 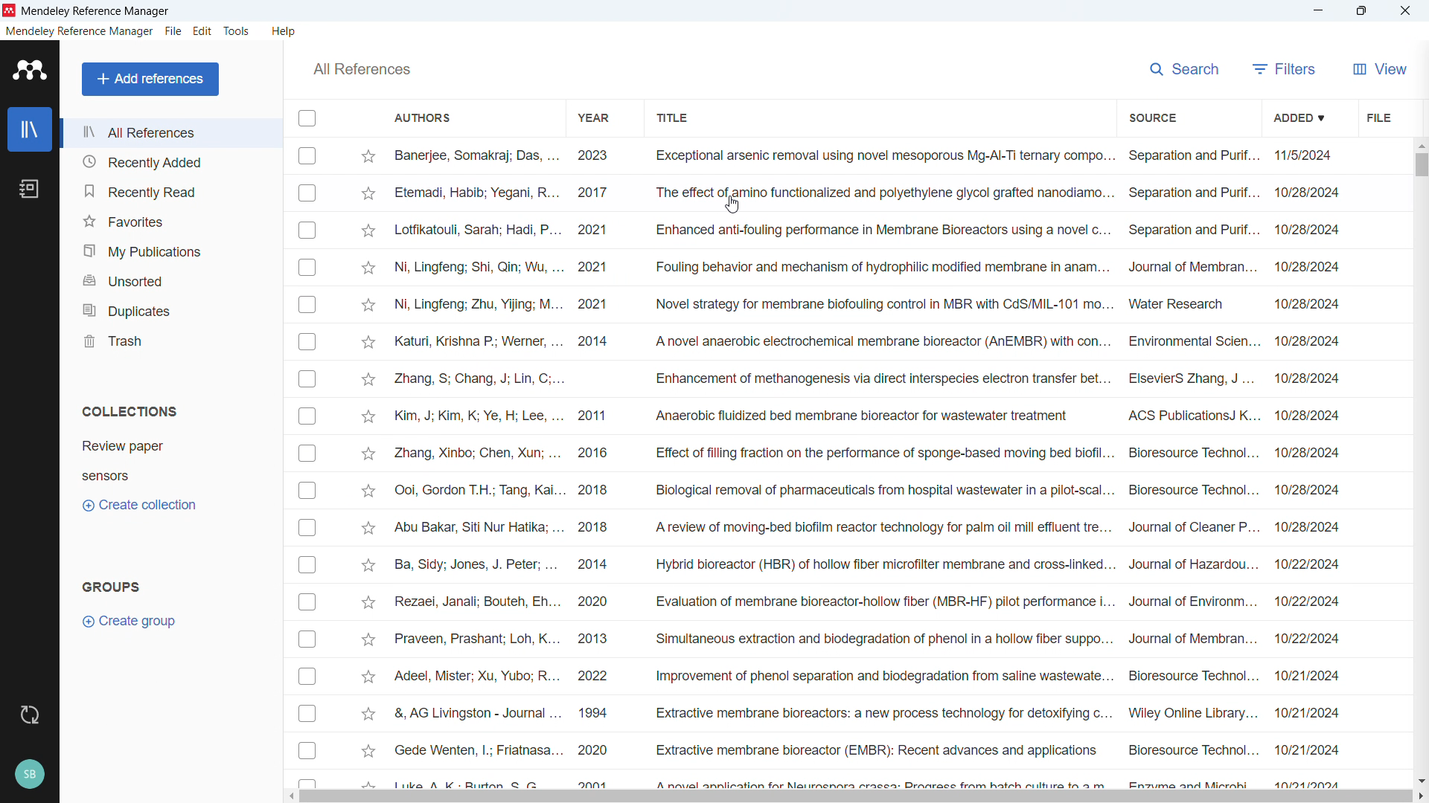 I want to click on help, so click(x=284, y=32).